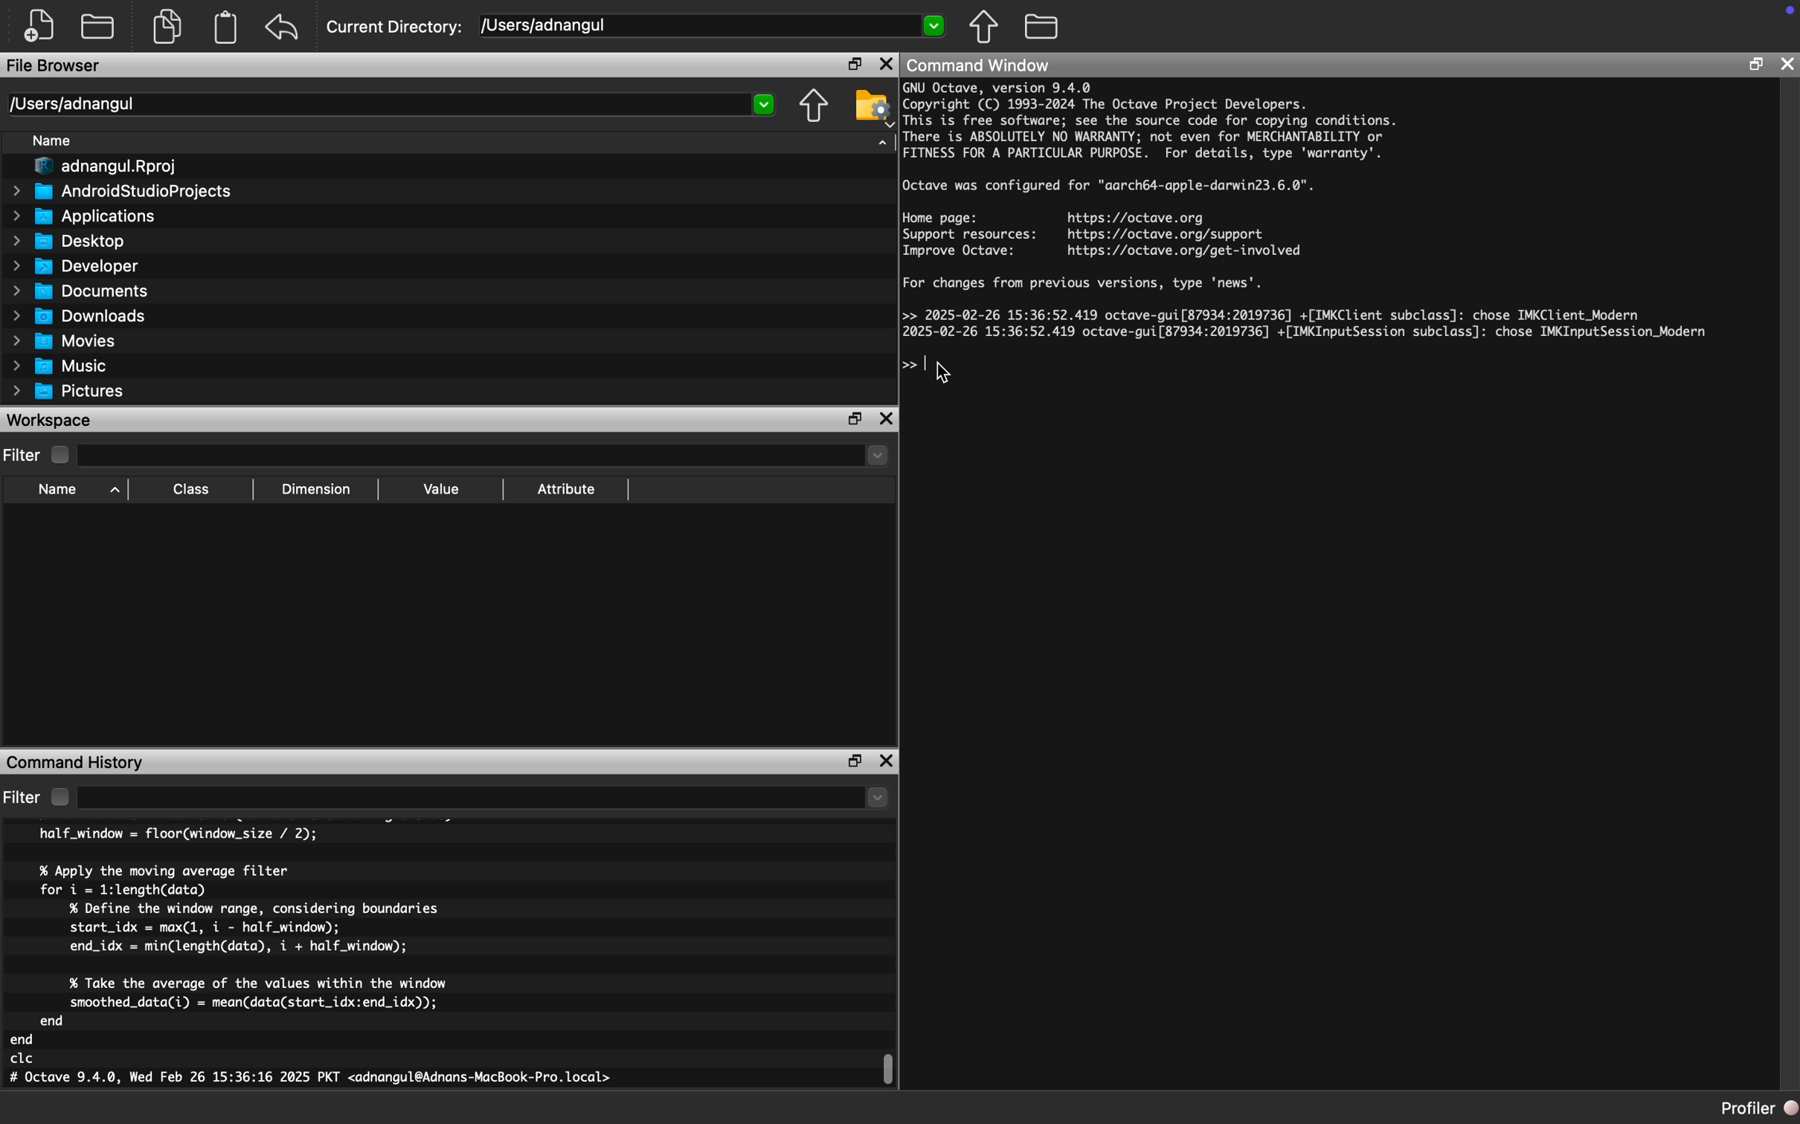  I want to click on Restore Down, so click(855, 419).